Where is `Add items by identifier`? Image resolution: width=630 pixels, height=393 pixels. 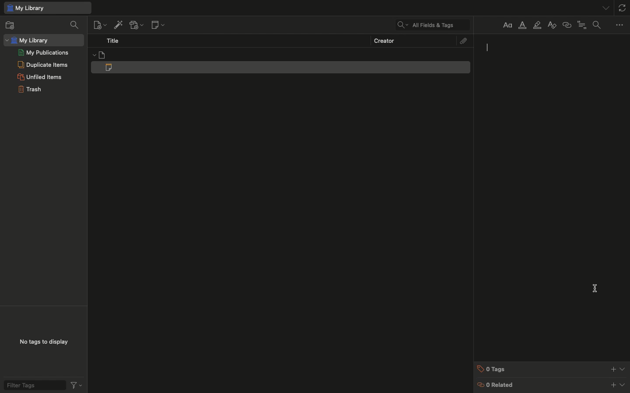 Add items by identifier is located at coordinates (117, 25).